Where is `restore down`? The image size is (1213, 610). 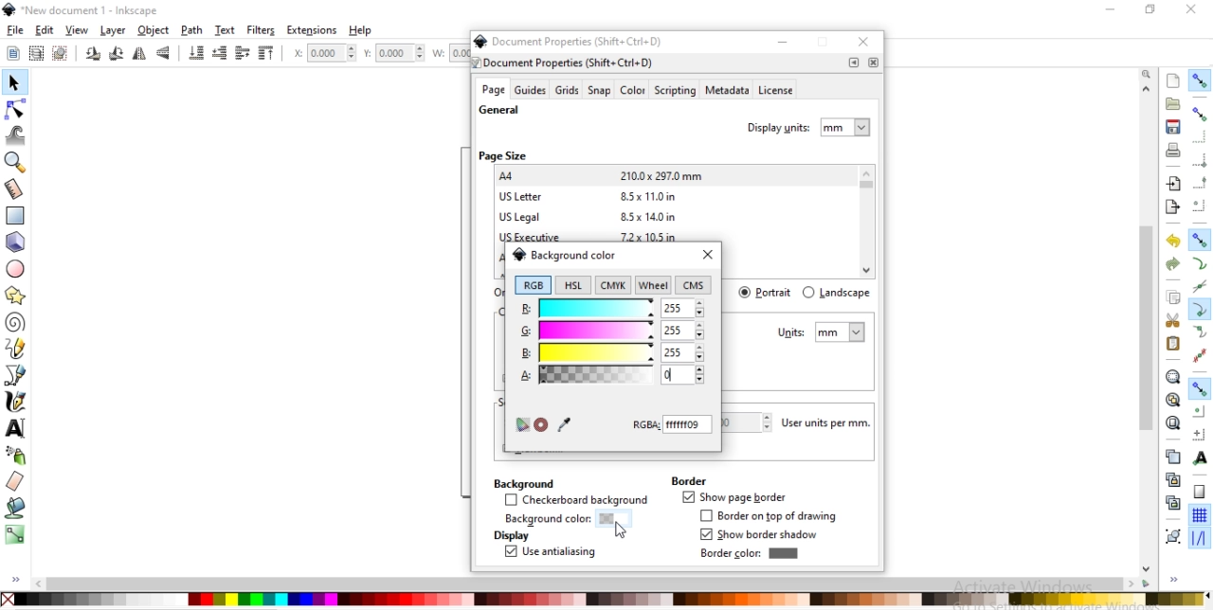 restore down is located at coordinates (824, 44).